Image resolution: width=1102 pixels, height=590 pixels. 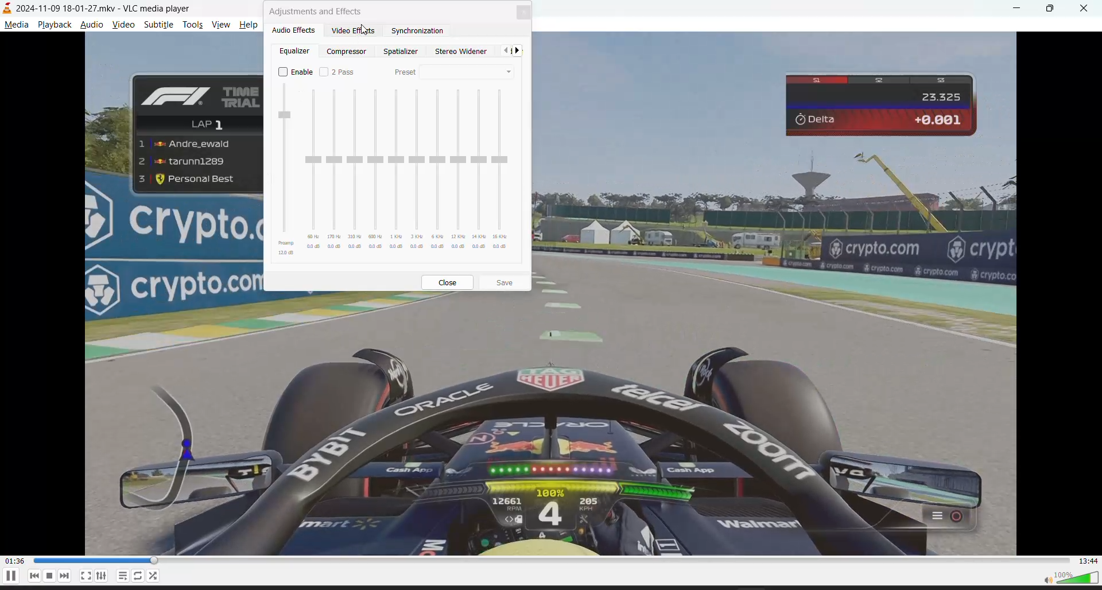 What do you see at coordinates (17, 25) in the screenshot?
I see `media` at bounding box center [17, 25].